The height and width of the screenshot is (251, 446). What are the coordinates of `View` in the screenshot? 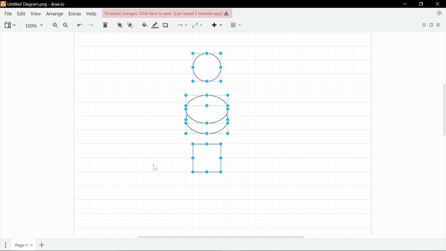 It's located at (9, 25).